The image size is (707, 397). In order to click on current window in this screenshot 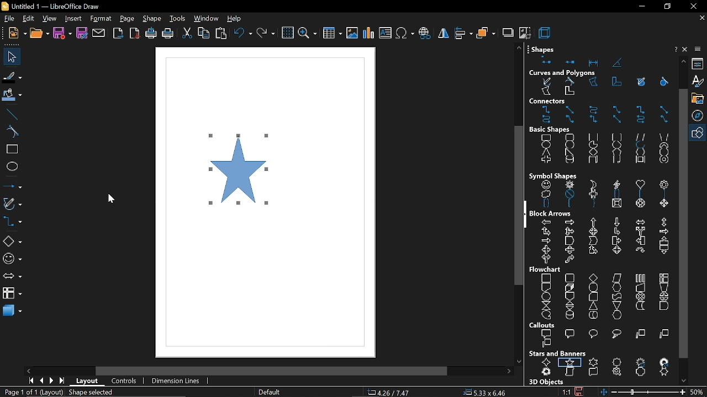, I will do `click(50, 6)`.